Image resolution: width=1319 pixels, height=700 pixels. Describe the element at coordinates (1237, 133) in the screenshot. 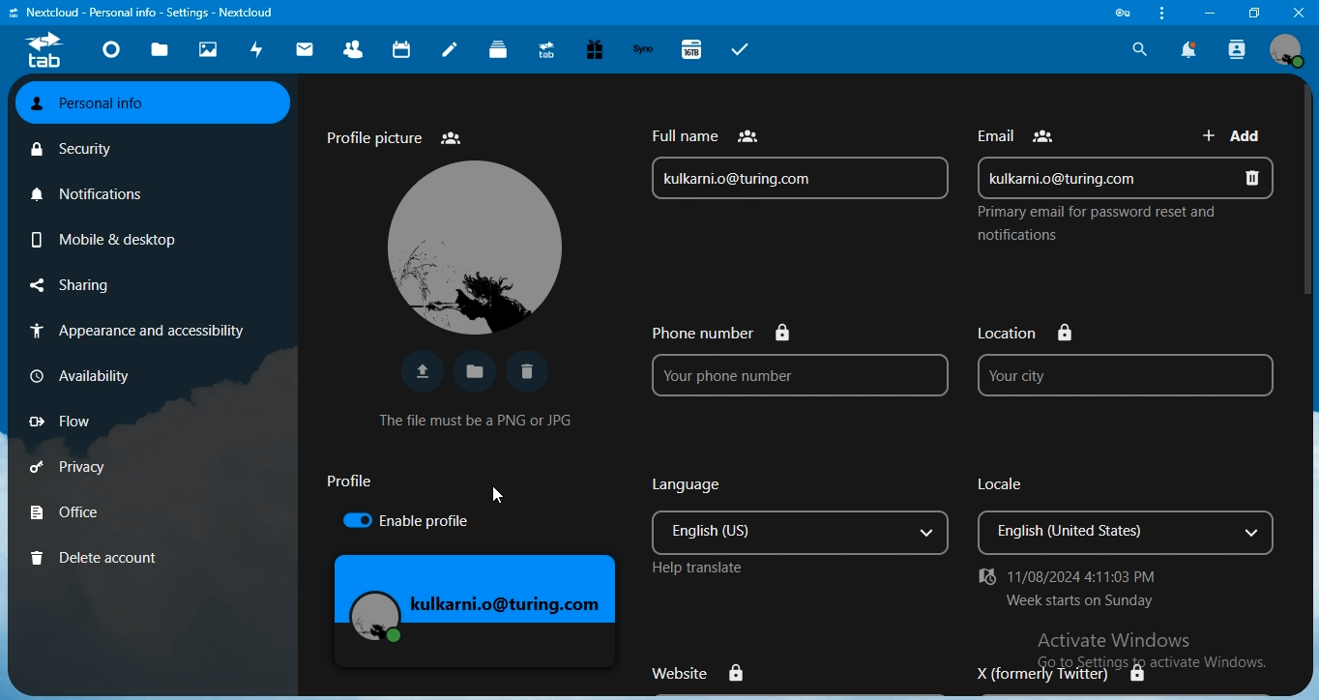

I see `add` at that location.